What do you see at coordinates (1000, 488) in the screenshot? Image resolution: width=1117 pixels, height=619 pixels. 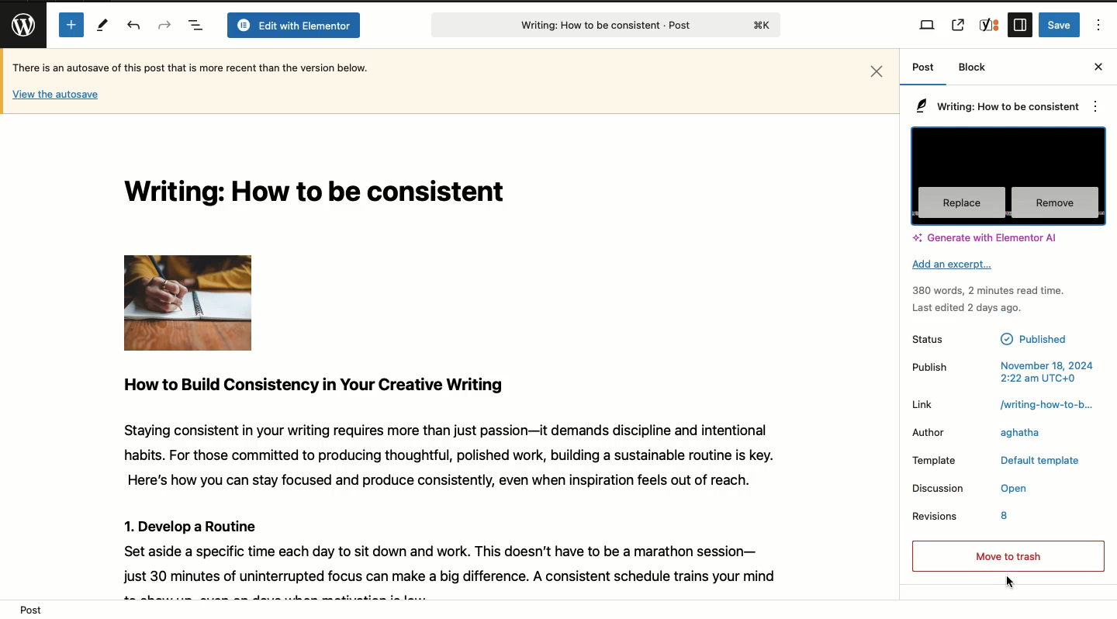 I see `Discussion Open` at bounding box center [1000, 488].